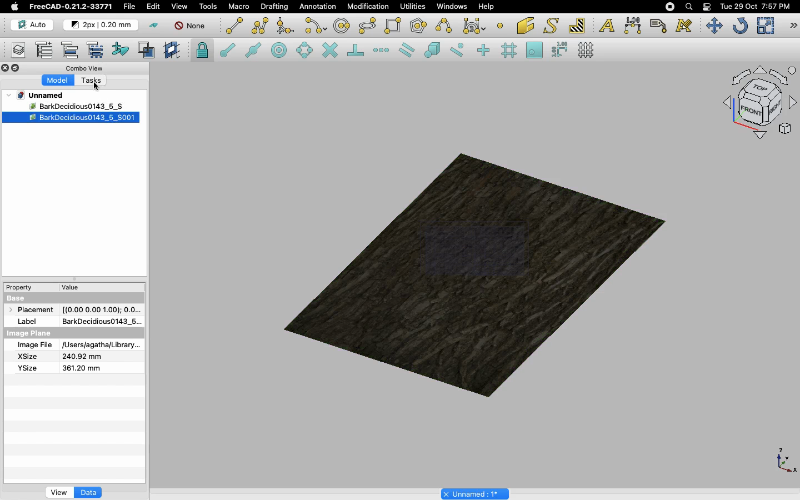  I want to click on Arc tools, so click(315, 27).